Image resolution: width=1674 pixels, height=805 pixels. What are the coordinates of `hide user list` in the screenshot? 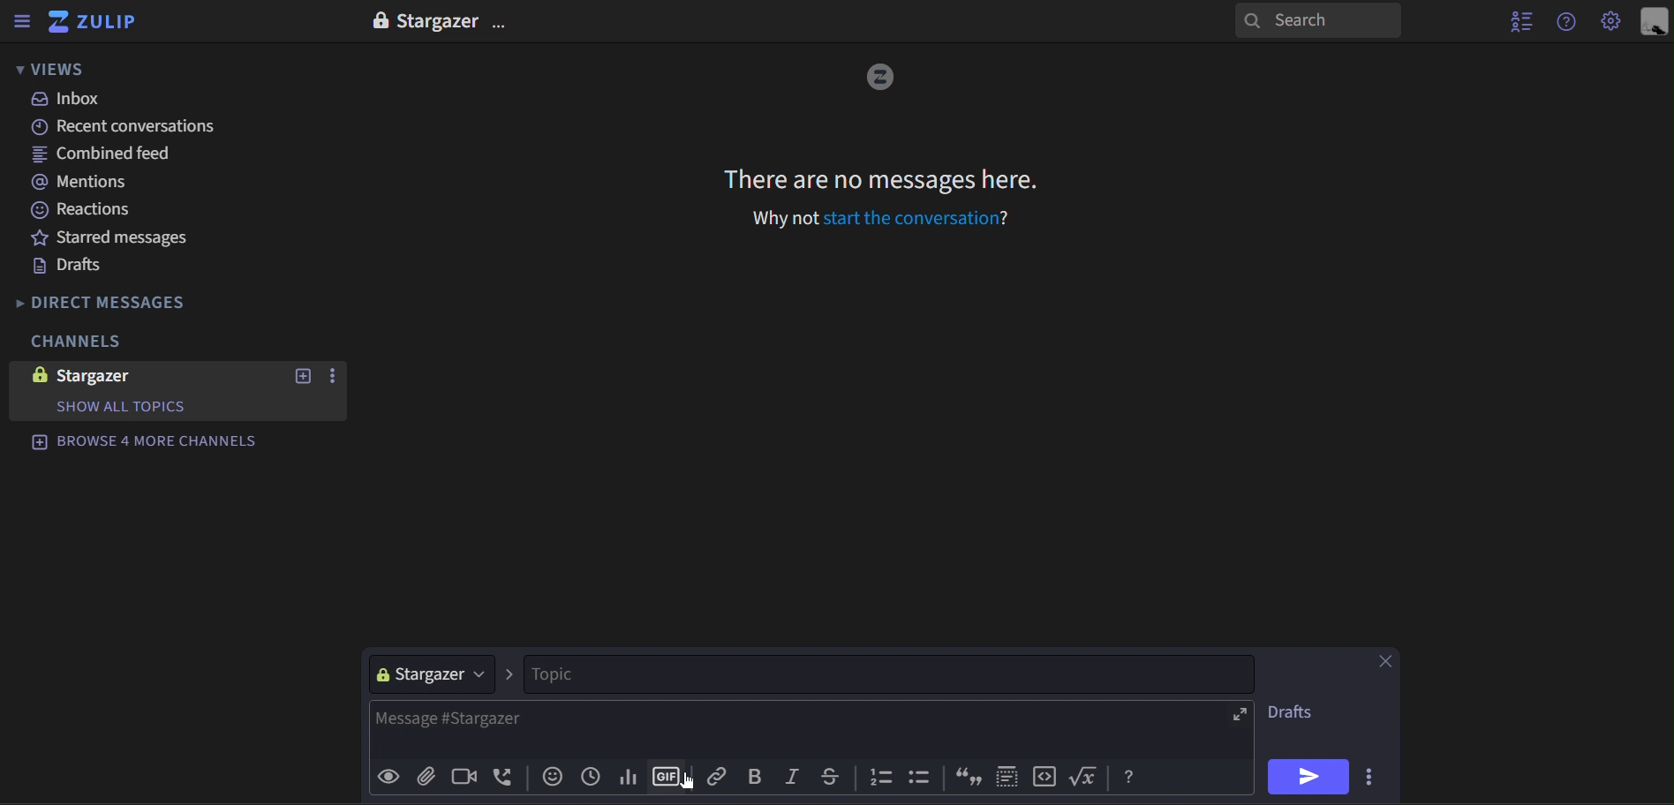 It's located at (1518, 21).